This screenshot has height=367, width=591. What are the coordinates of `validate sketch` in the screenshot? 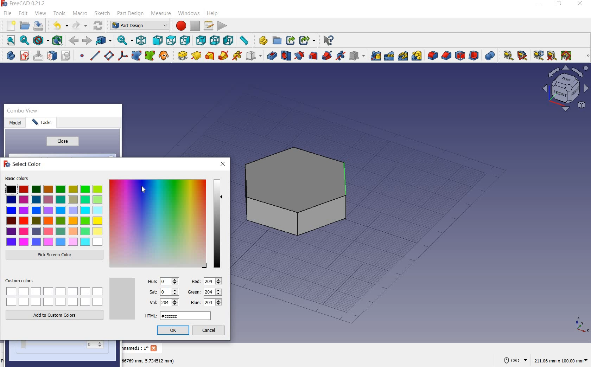 It's located at (67, 56).